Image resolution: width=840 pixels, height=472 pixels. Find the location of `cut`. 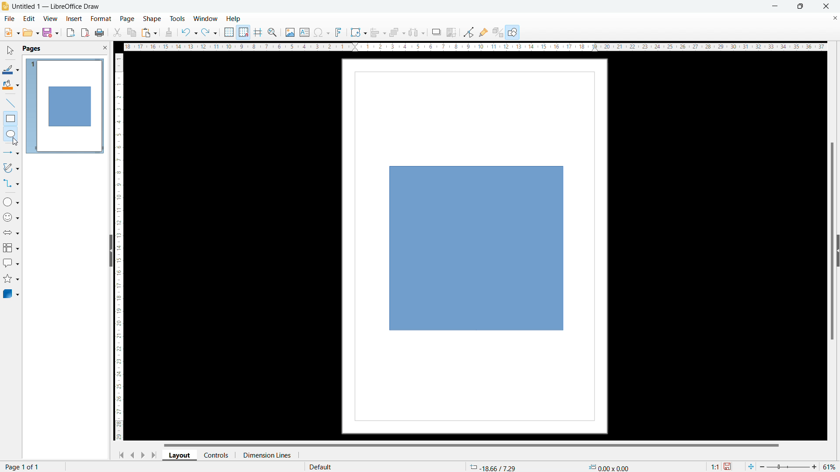

cut is located at coordinates (118, 32).